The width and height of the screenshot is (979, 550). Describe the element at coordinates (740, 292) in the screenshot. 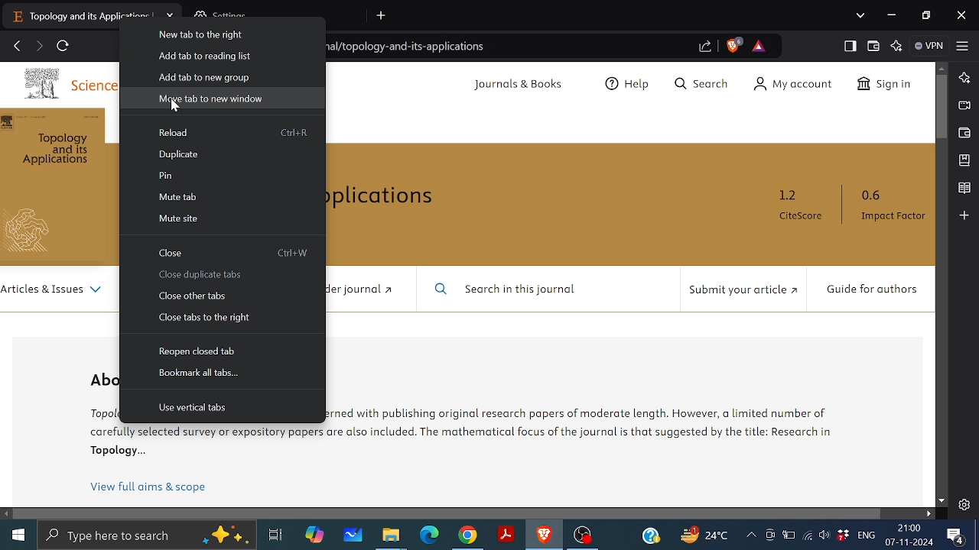

I see `Submit your article »` at that location.